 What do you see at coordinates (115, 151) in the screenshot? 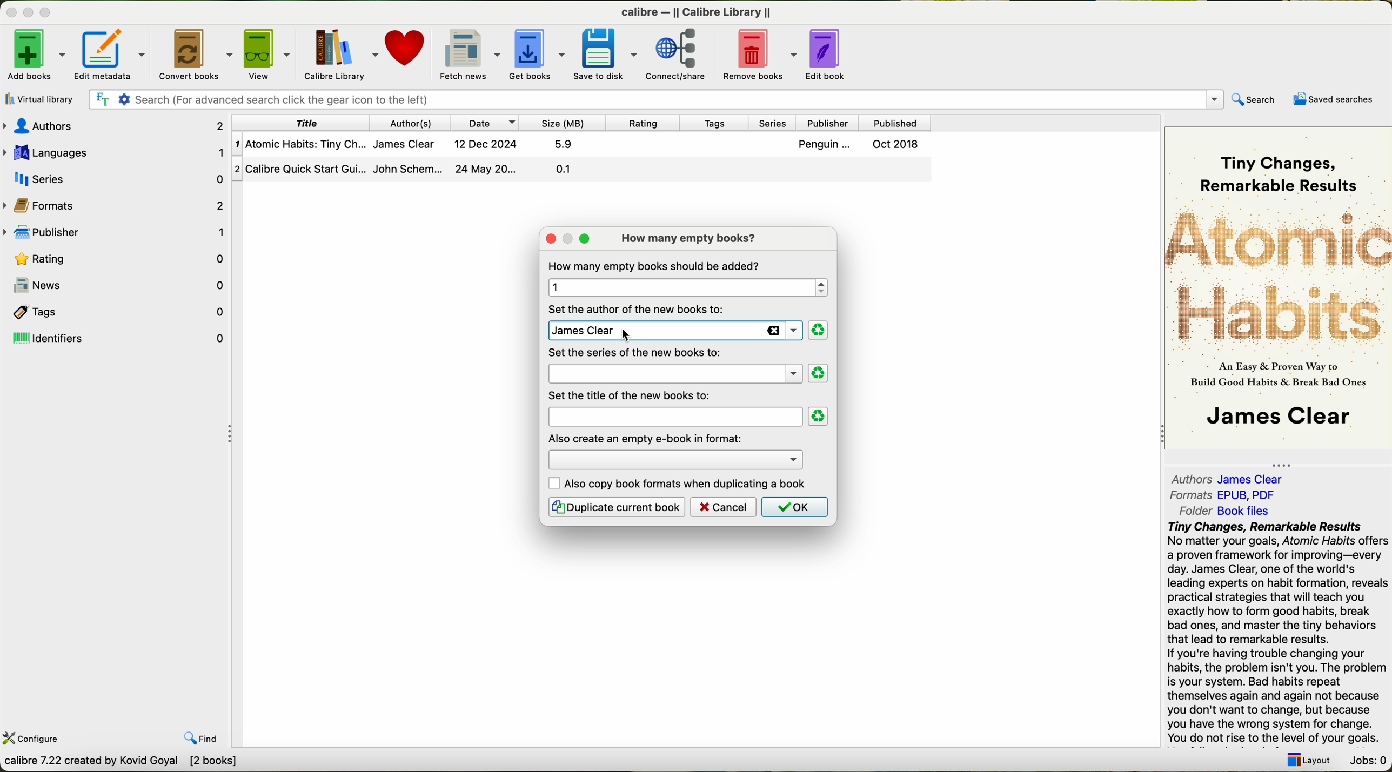
I see `languages` at bounding box center [115, 151].